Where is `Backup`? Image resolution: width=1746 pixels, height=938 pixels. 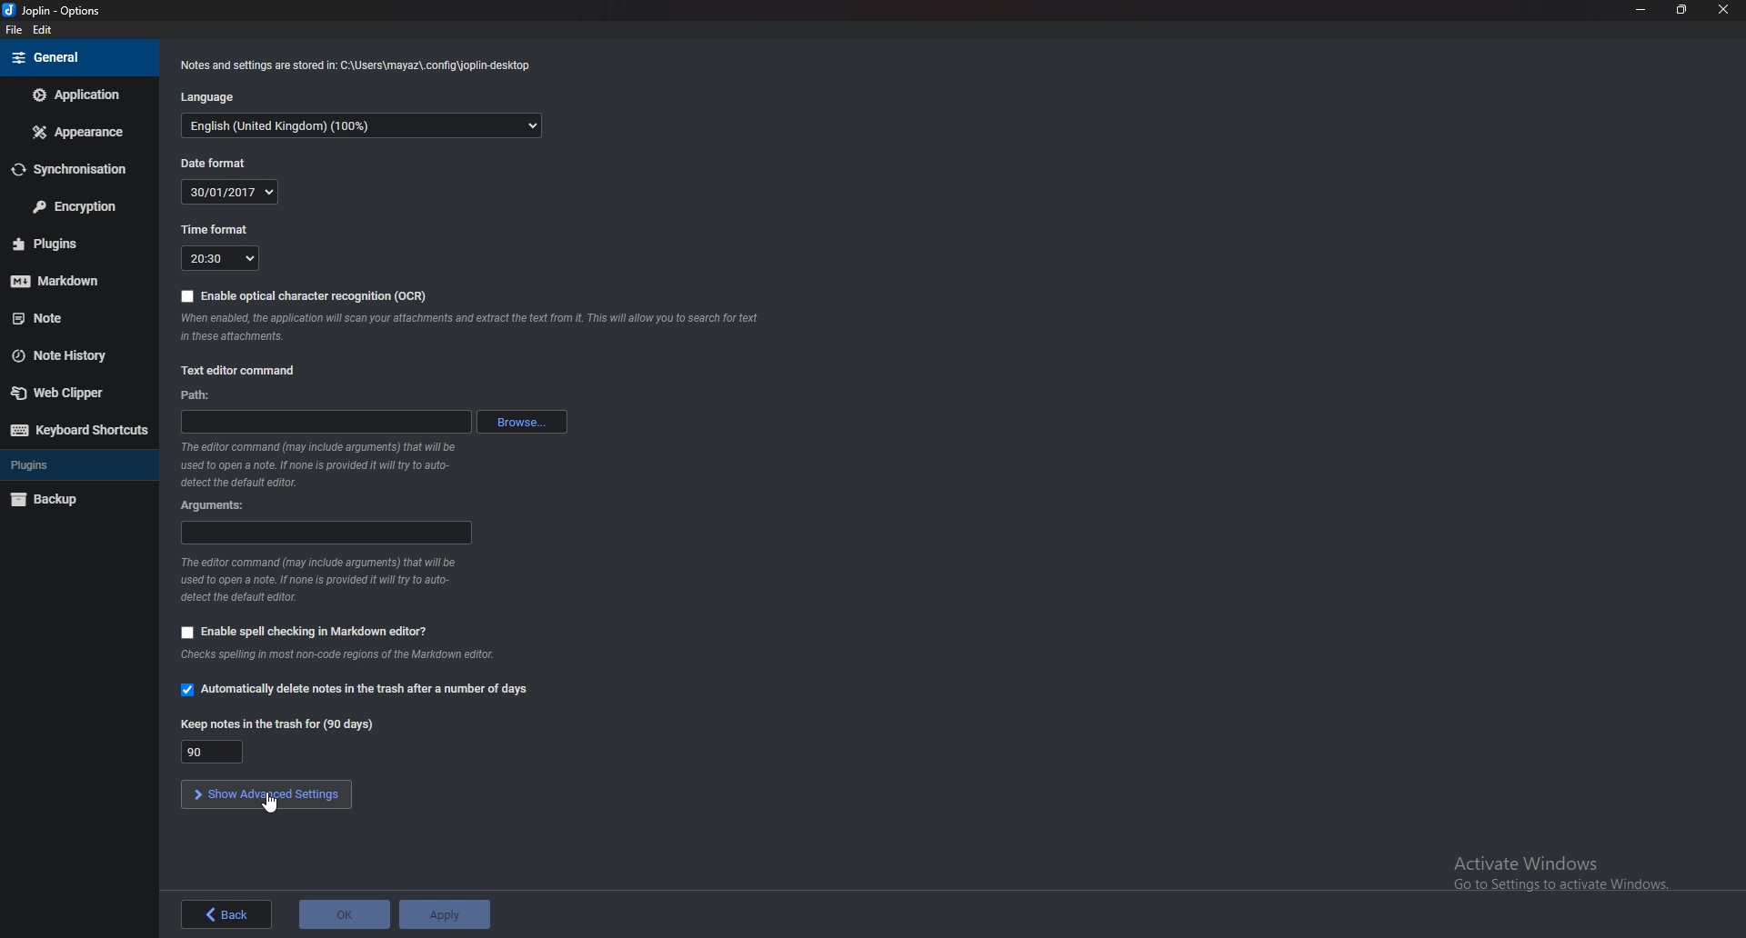 Backup is located at coordinates (70, 500).